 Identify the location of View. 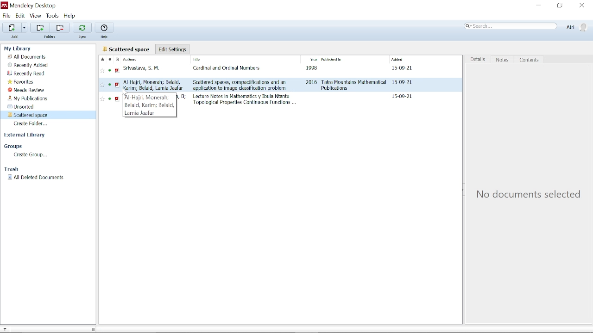
(36, 16).